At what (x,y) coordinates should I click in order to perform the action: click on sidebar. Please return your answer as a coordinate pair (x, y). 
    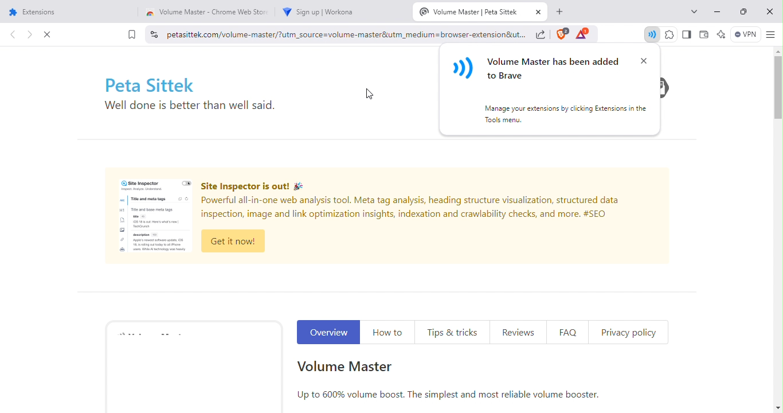
    Looking at the image, I should click on (686, 34).